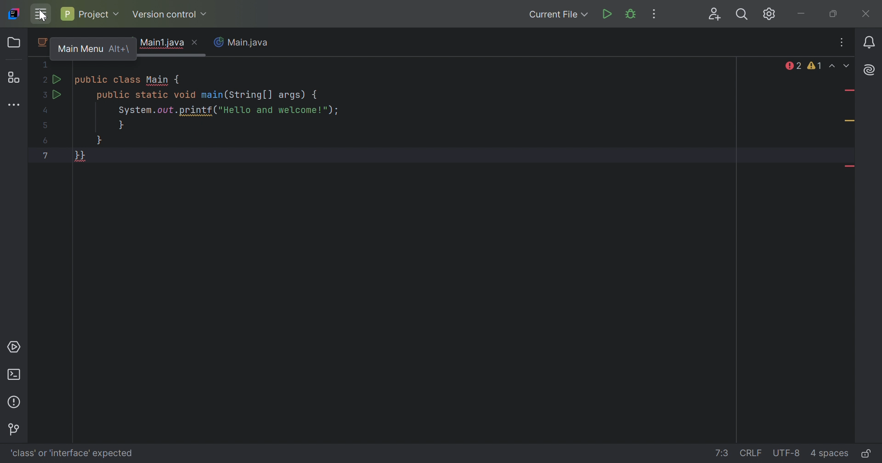 This screenshot has height=463, width=882. Describe the element at coordinates (631, 14) in the screenshot. I see `Debug` at that location.